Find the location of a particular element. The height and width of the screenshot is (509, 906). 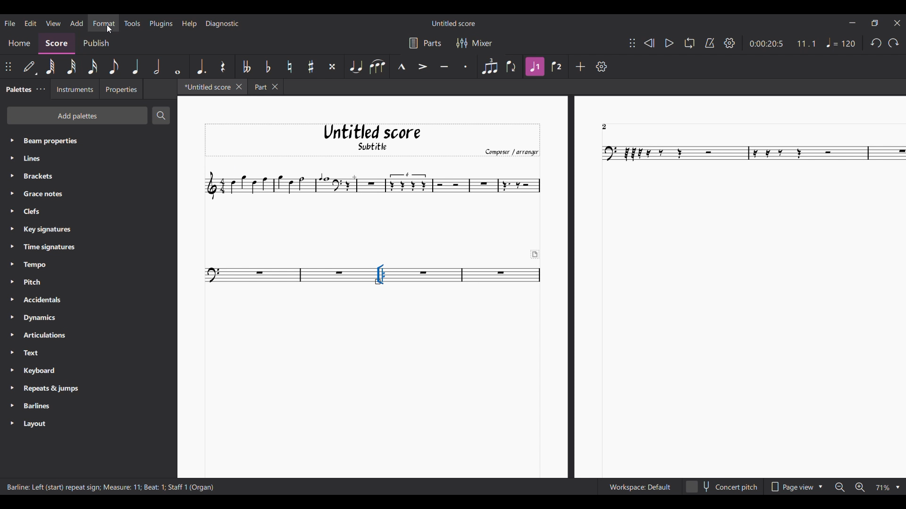

File menu is located at coordinates (10, 24).